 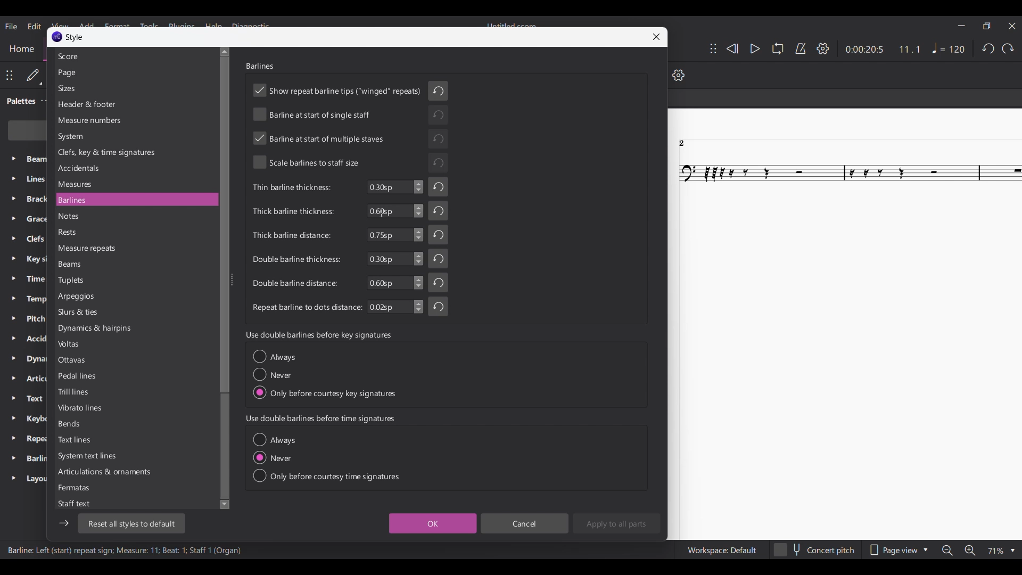 I want to click on Change toolbar position, so click(x=10, y=76).